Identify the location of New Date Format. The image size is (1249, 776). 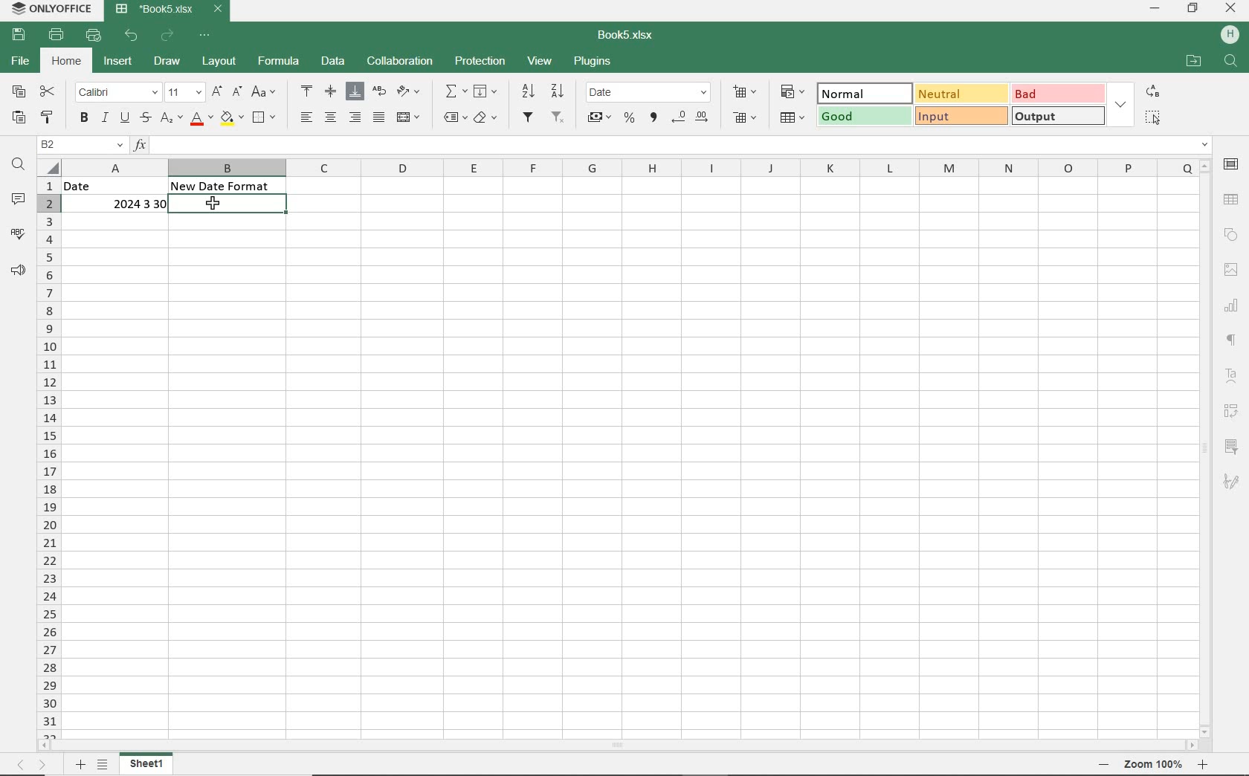
(224, 186).